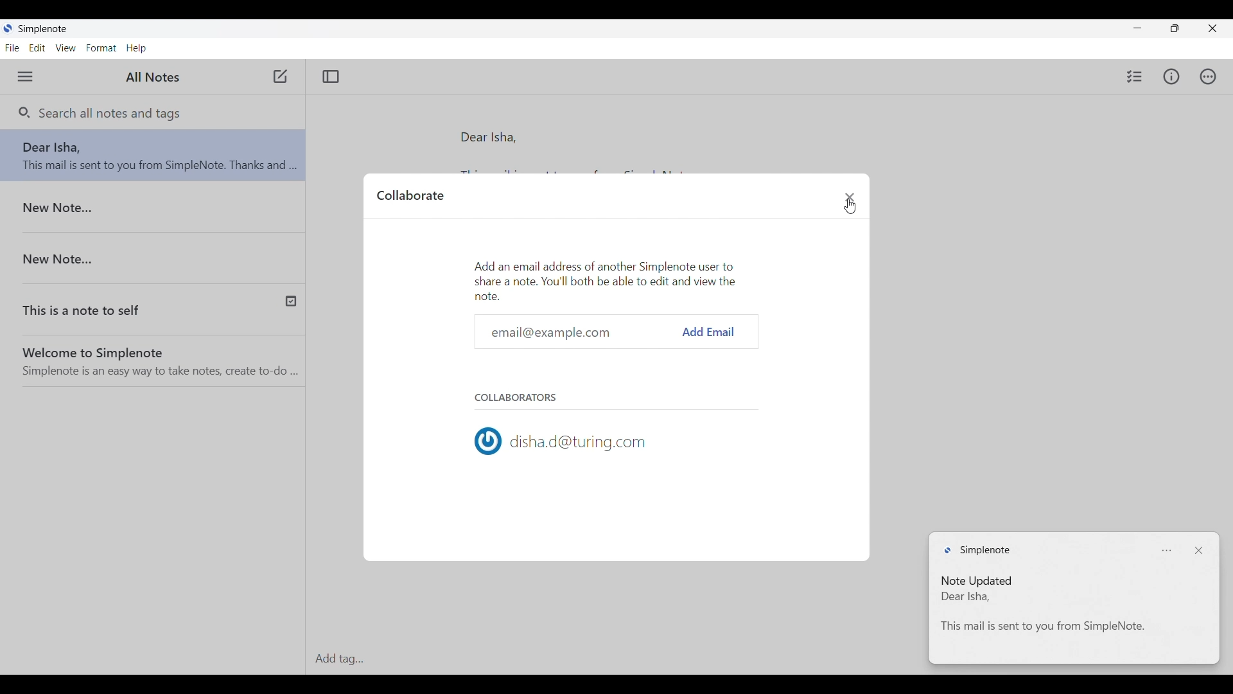  I want to click on Description of current window, so click(606, 279).